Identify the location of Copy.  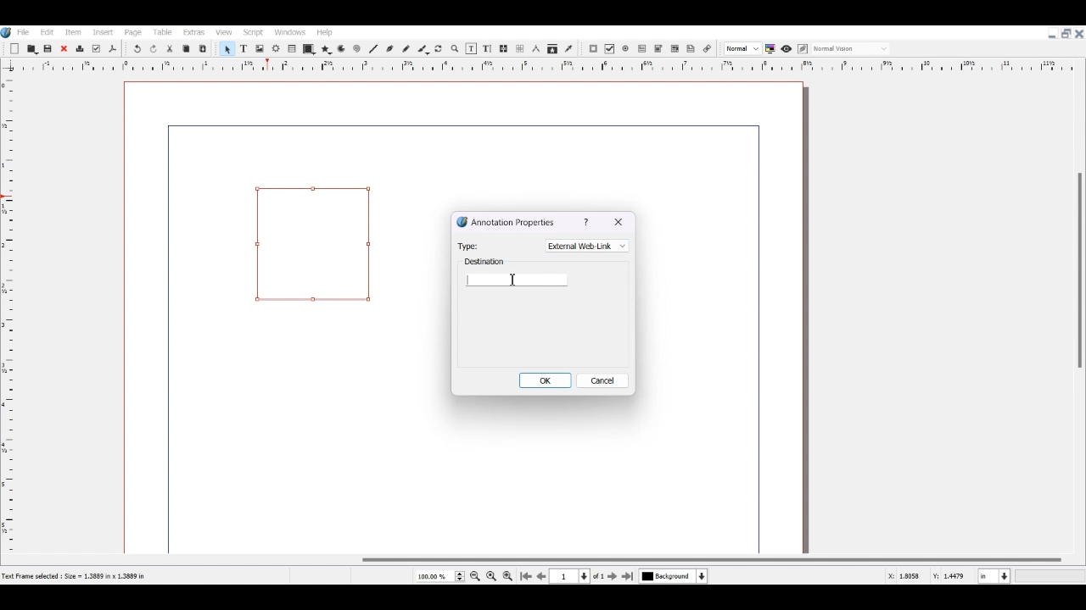
(185, 48).